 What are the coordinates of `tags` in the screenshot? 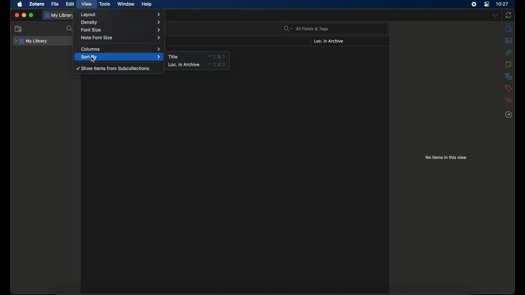 It's located at (507, 88).